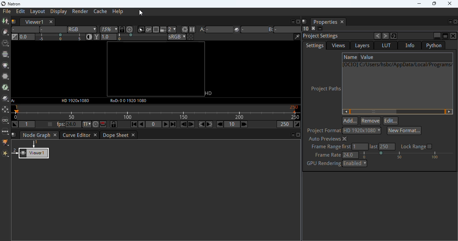  I want to click on close pane, so click(454, 36).